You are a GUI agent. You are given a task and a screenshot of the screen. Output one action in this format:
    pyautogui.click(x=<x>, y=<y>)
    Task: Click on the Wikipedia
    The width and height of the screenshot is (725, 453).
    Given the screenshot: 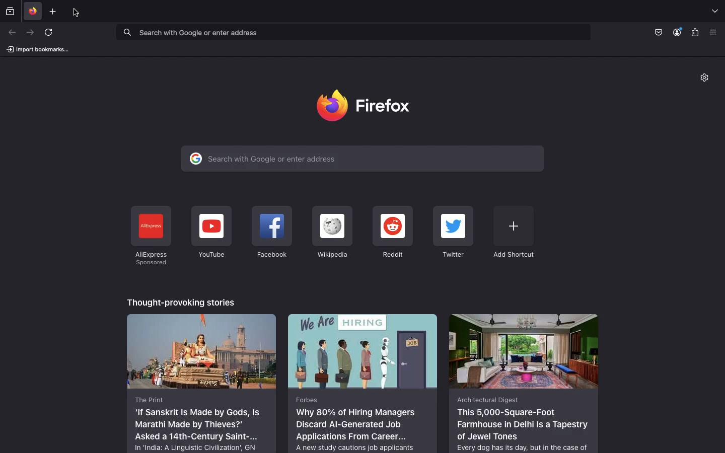 What is the action you would take?
    pyautogui.click(x=331, y=233)
    